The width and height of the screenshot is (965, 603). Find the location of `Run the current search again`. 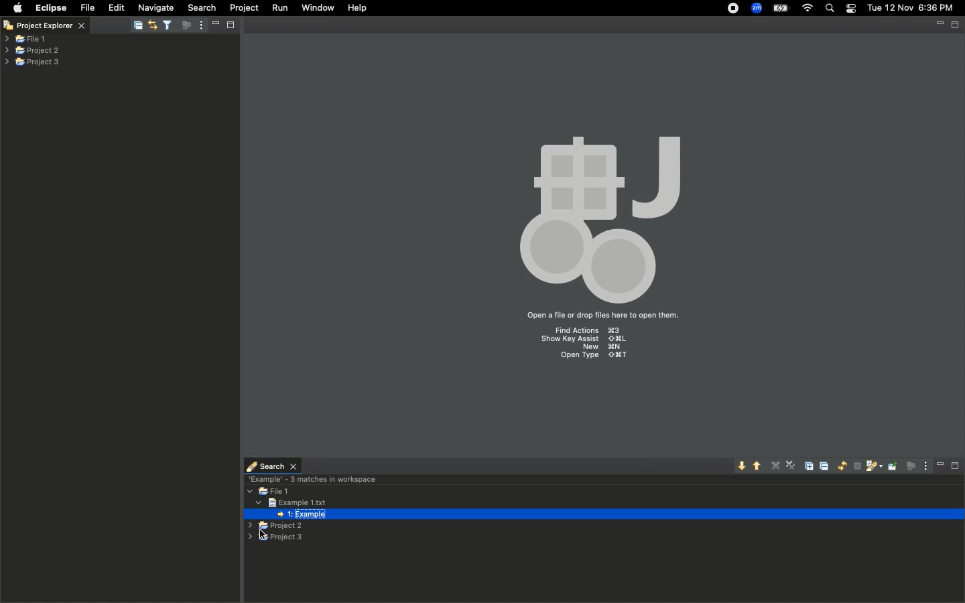

Run the current search again is located at coordinates (839, 466).